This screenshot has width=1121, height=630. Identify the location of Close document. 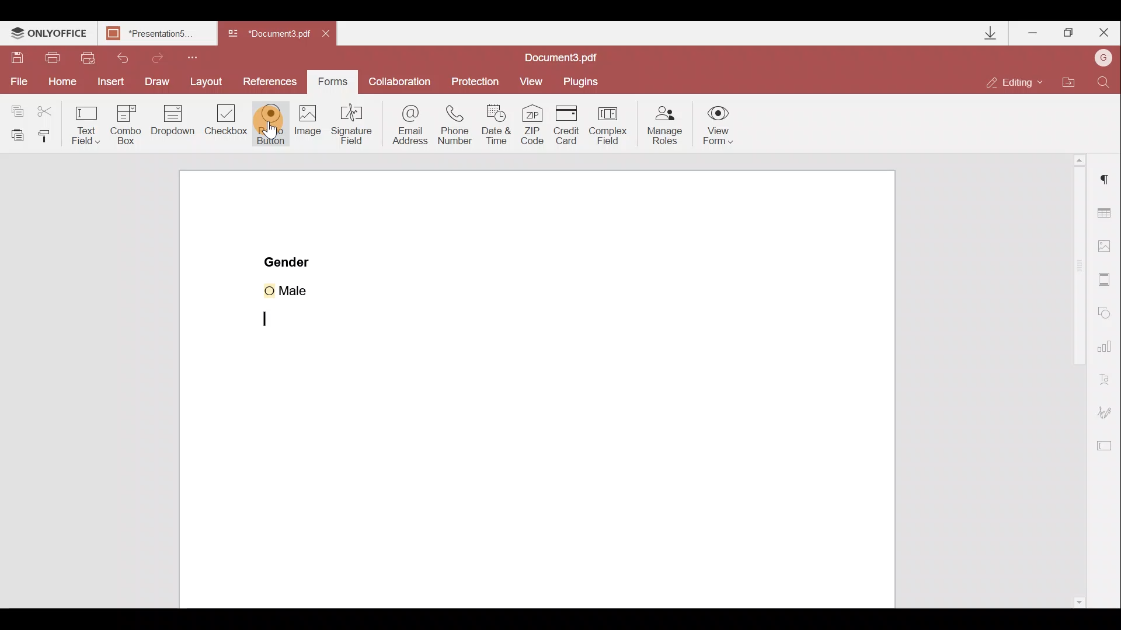
(329, 35).